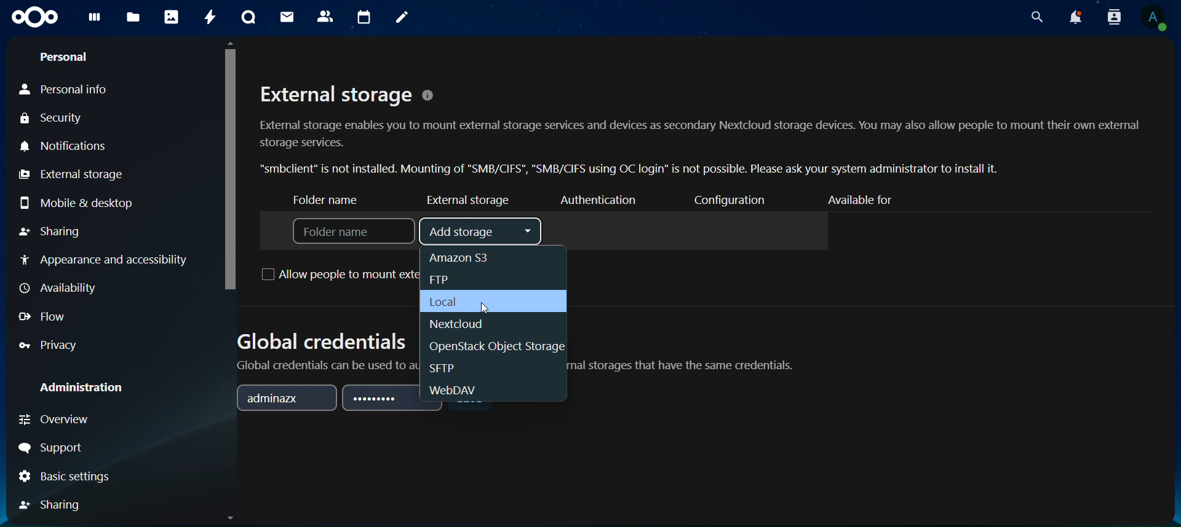 Image resolution: width=1181 pixels, height=527 pixels. I want to click on personal info, so click(68, 87).